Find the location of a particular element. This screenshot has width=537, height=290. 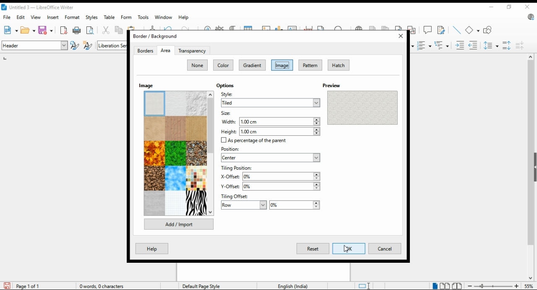

add/import is located at coordinates (179, 224).